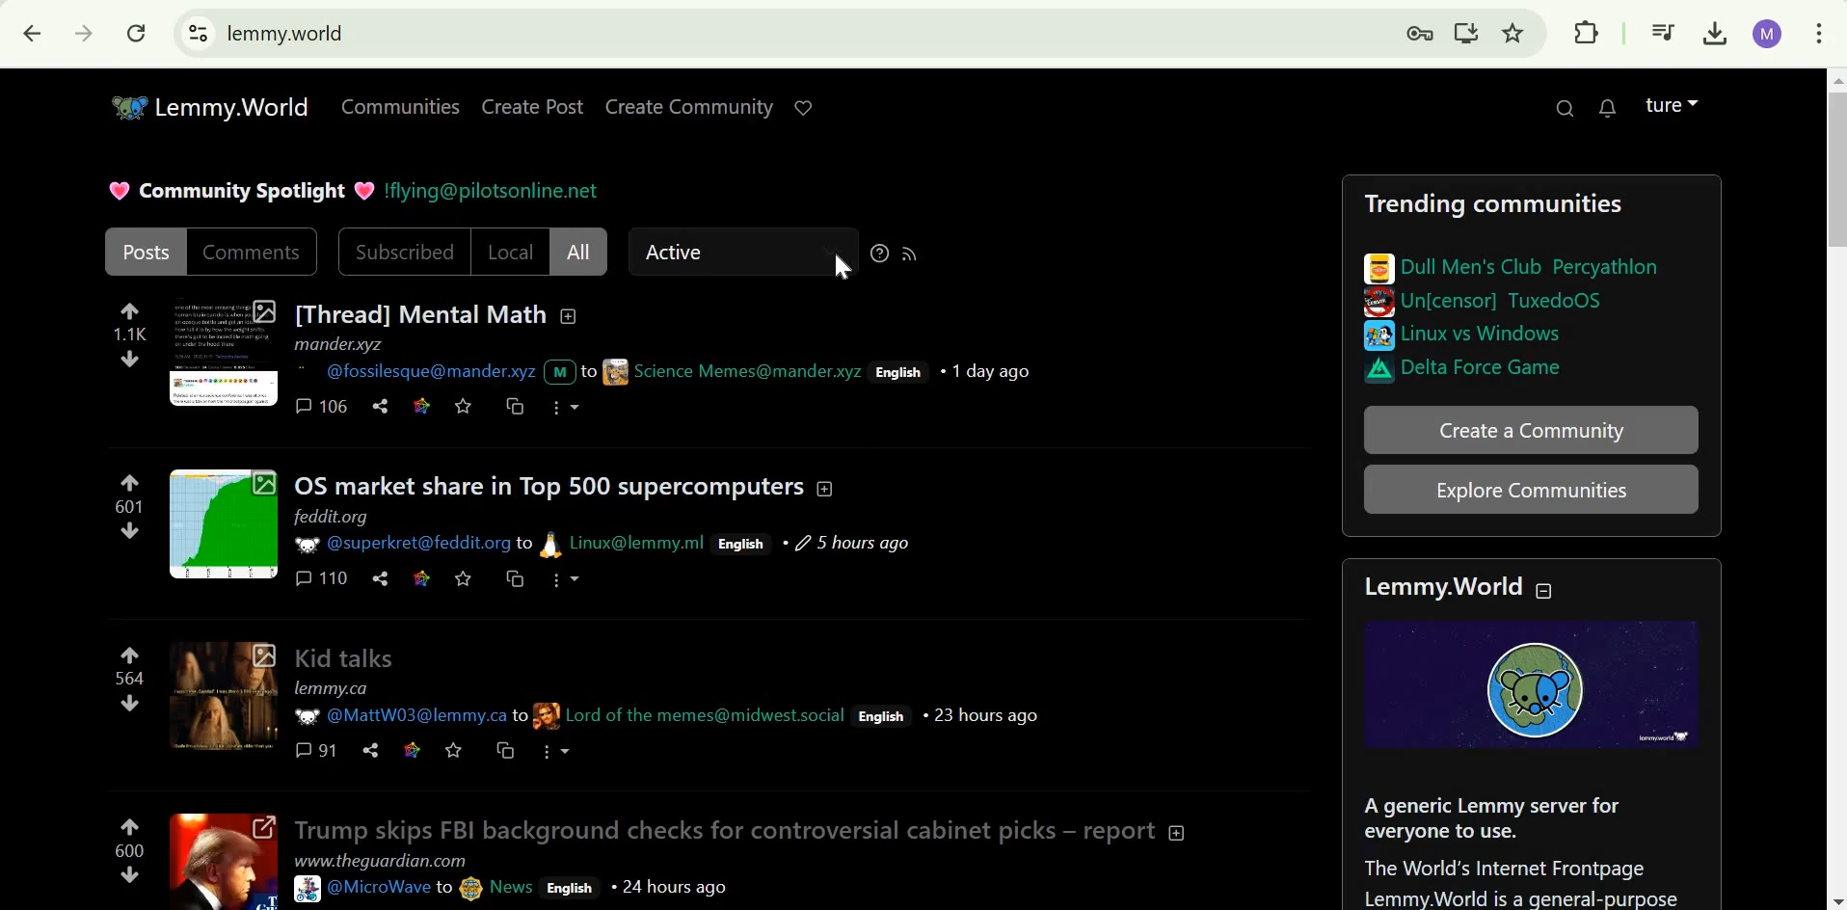 The image size is (1847, 910). I want to click on RSS, so click(909, 253).